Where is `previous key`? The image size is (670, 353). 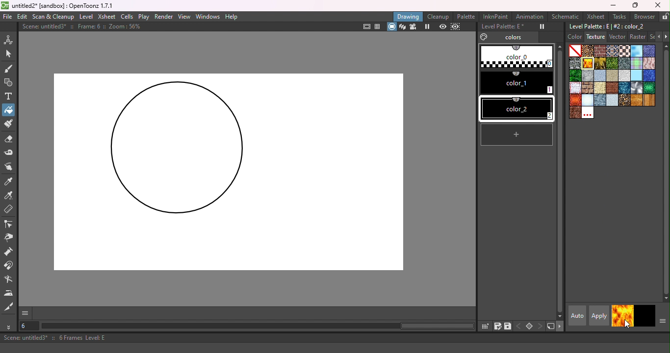
previous key is located at coordinates (519, 325).